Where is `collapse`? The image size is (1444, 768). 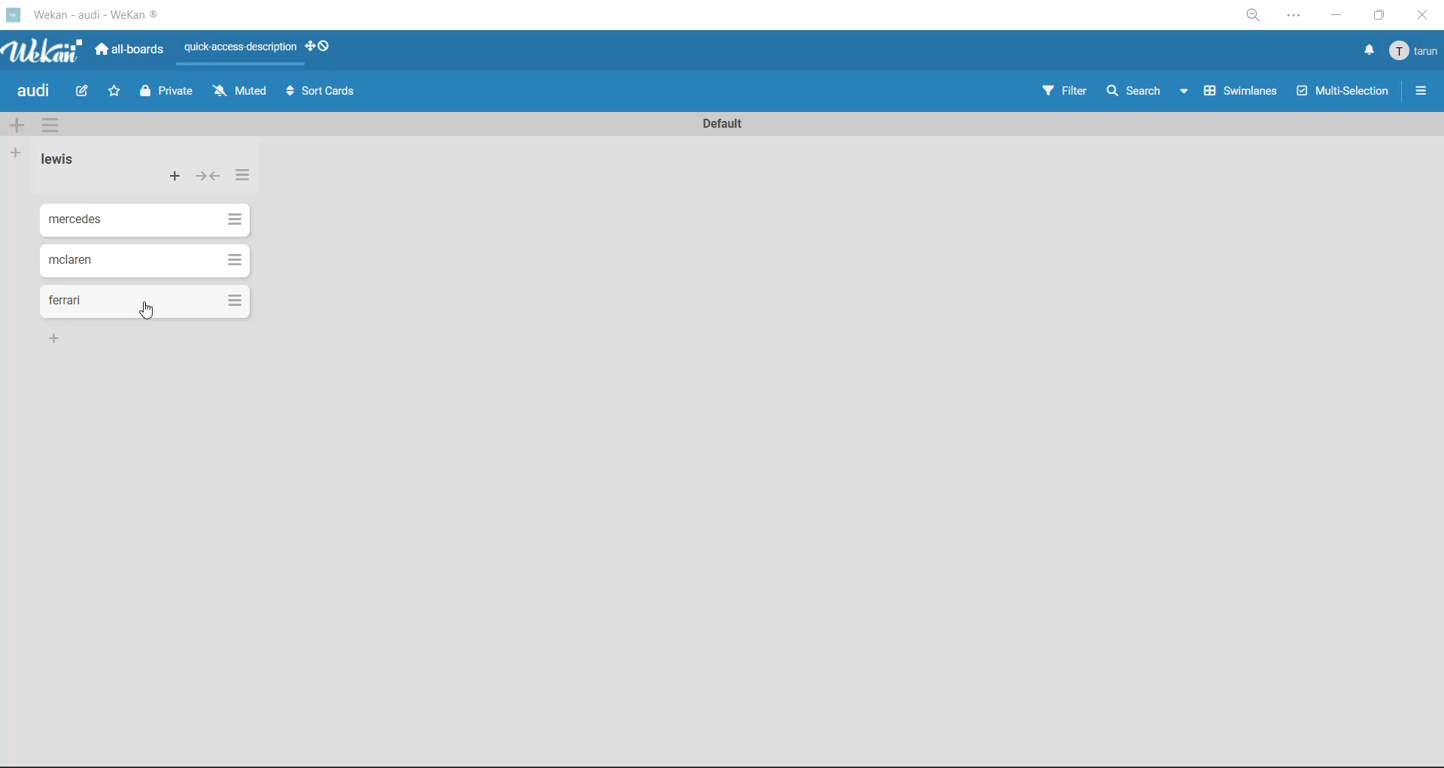
collapse is located at coordinates (207, 179).